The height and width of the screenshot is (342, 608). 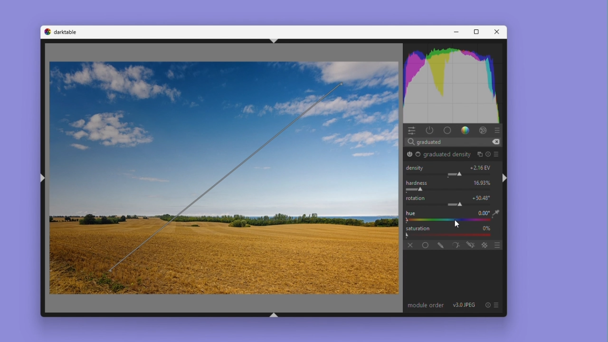 I want to click on preset, so click(x=498, y=154).